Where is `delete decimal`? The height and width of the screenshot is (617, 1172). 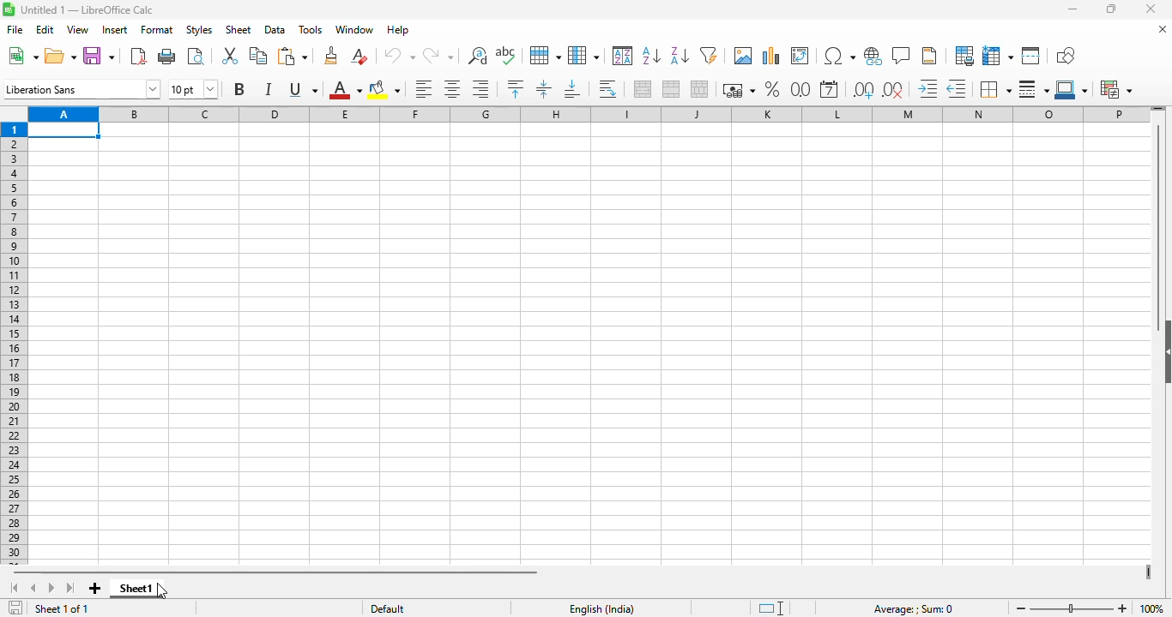 delete decimal is located at coordinates (894, 89).